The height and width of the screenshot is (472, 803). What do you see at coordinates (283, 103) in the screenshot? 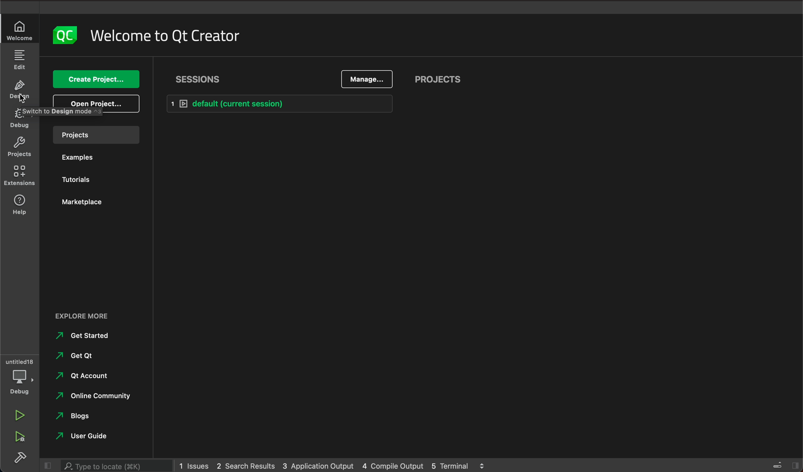
I see `default` at bounding box center [283, 103].